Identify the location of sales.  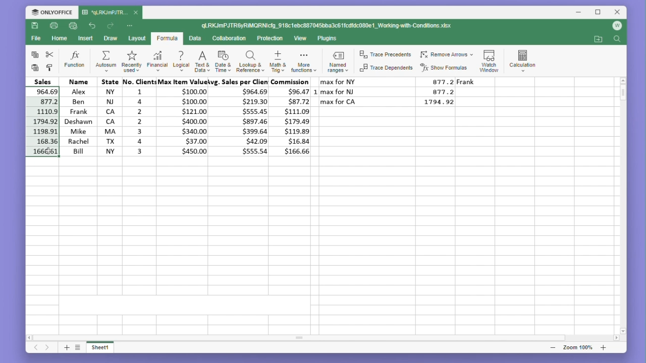
(44, 81).